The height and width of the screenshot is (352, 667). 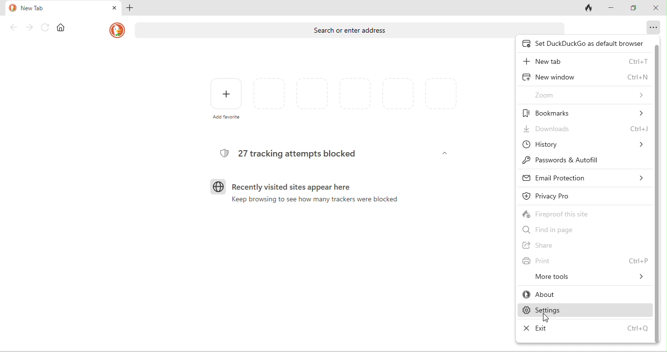 What do you see at coordinates (633, 8) in the screenshot?
I see `maximize` at bounding box center [633, 8].